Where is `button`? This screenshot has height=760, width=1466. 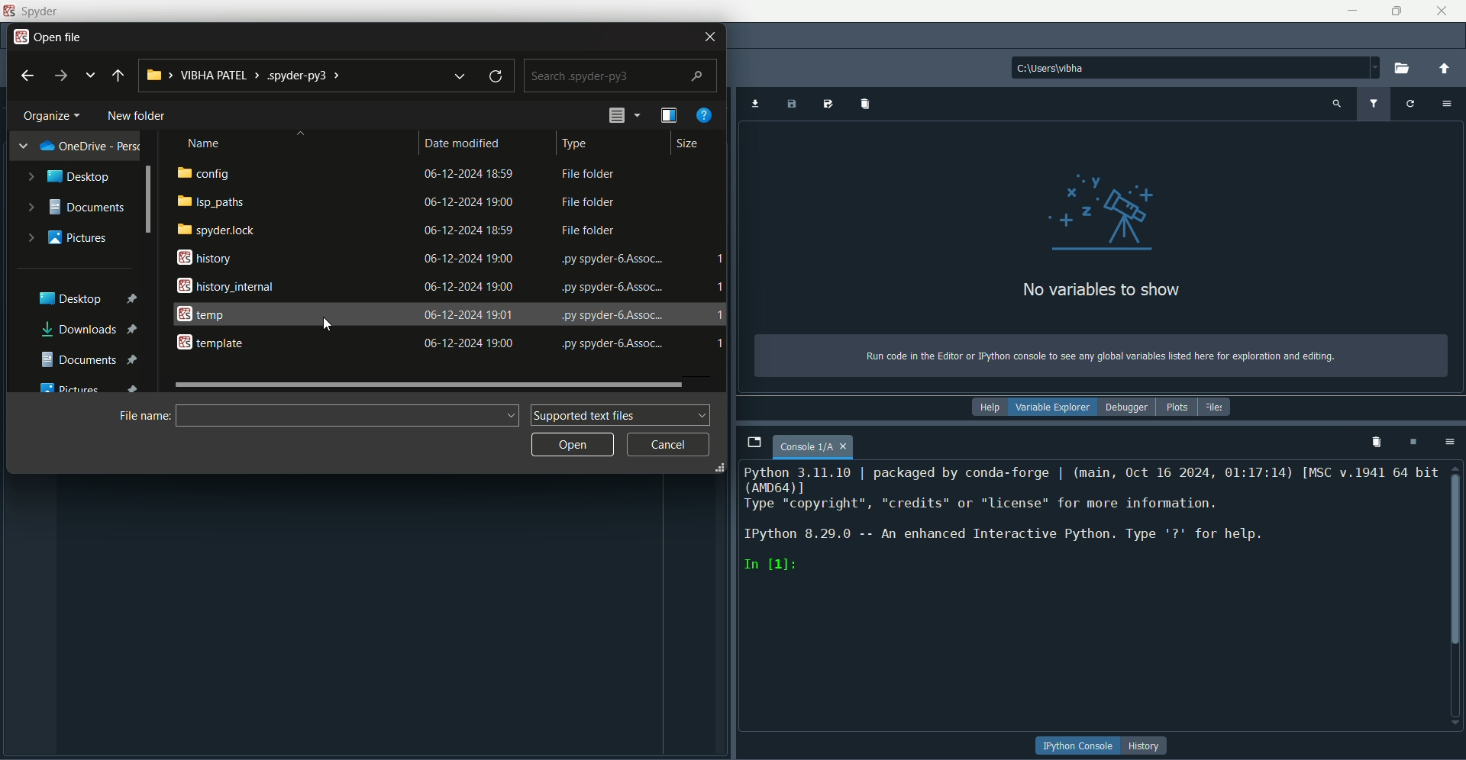
button is located at coordinates (1079, 745).